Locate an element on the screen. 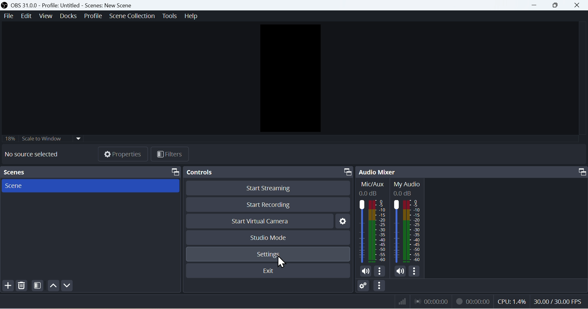 Image resolution: width=588 pixels, height=309 pixels. Filters is located at coordinates (171, 154).